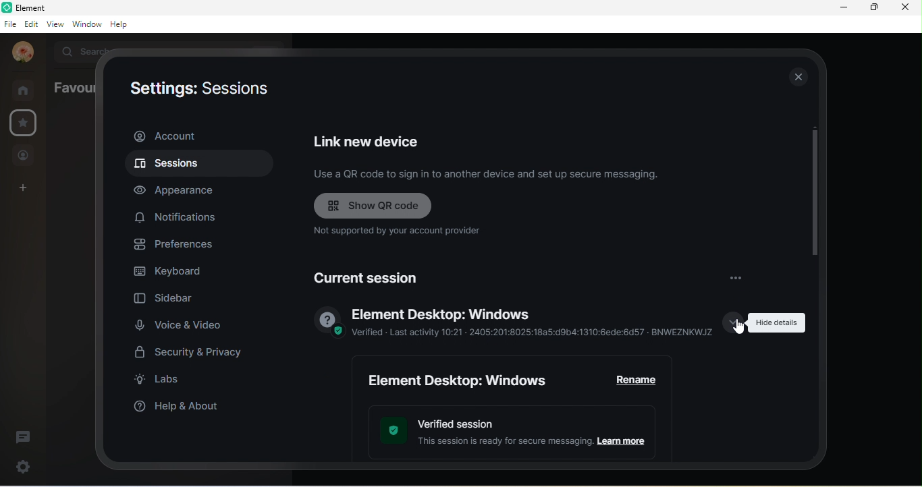  Describe the element at coordinates (904, 7) in the screenshot. I see `close` at that location.